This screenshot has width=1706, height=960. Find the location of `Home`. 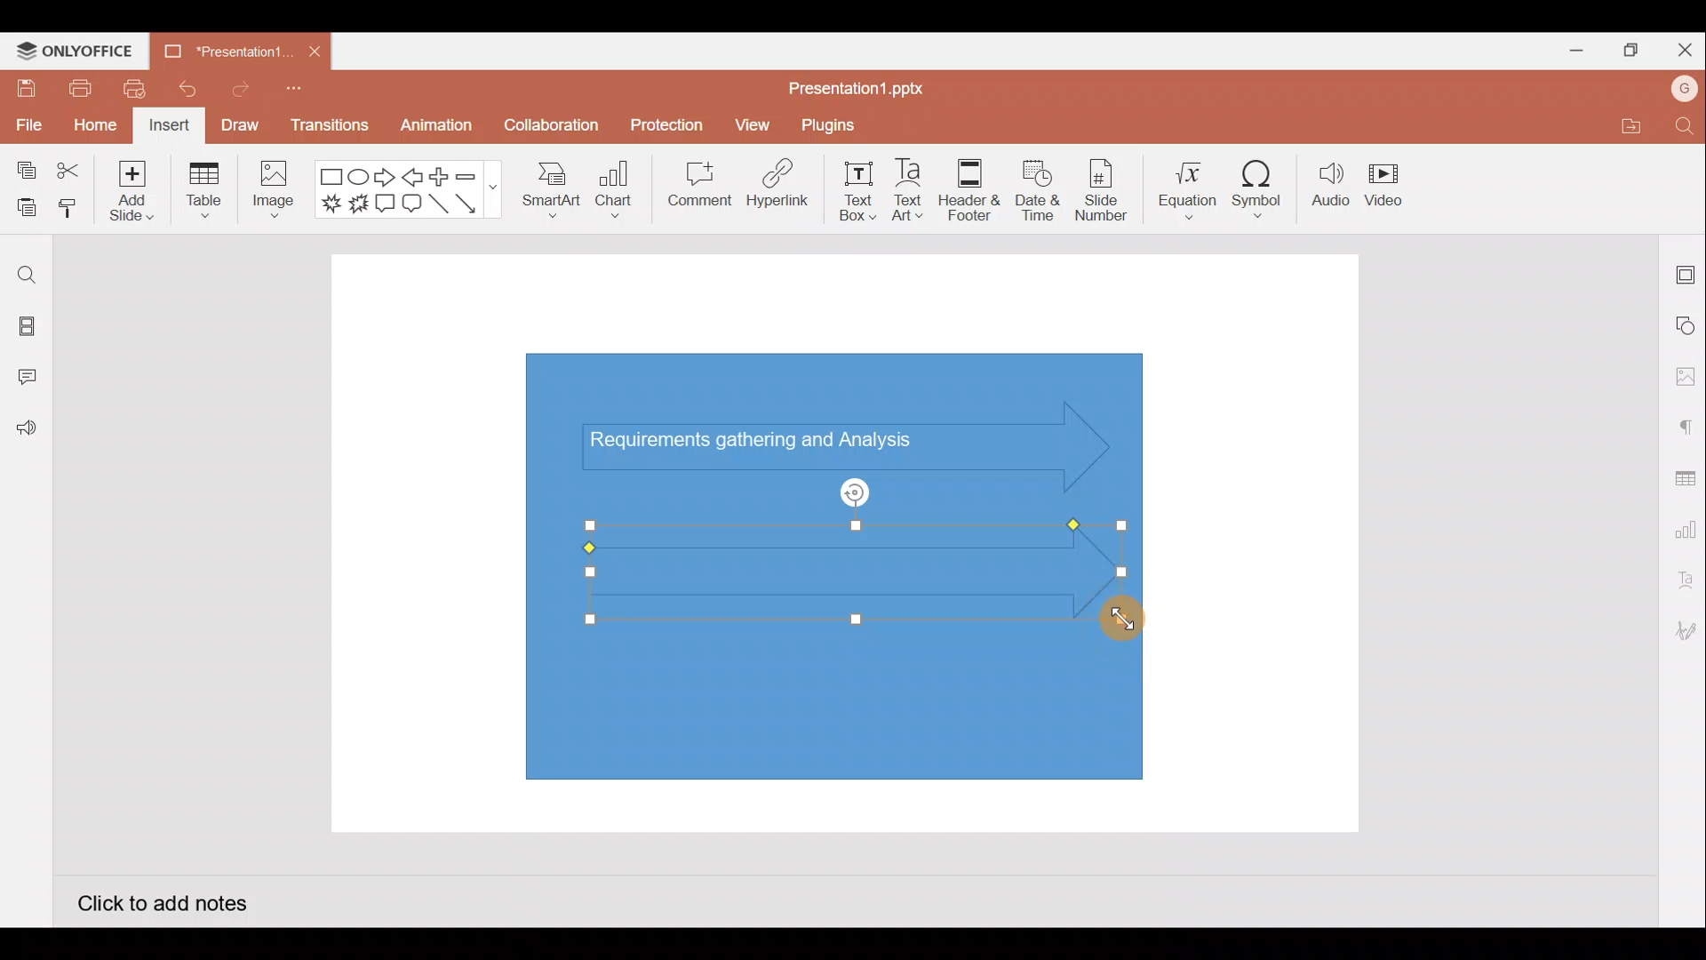

Home is located at coordinates (95, 127).